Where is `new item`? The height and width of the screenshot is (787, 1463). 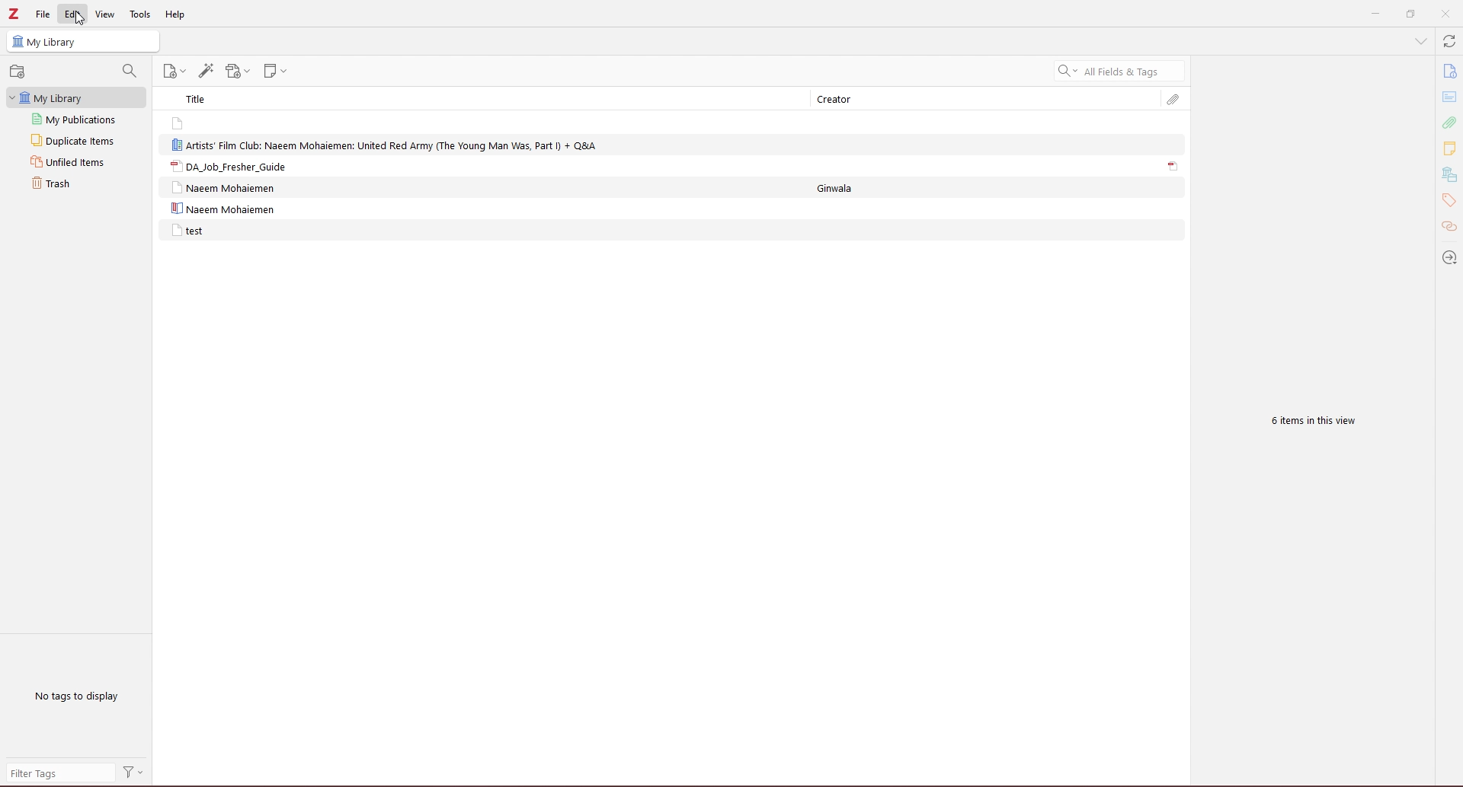
new item is located at coordinates (177, 72).